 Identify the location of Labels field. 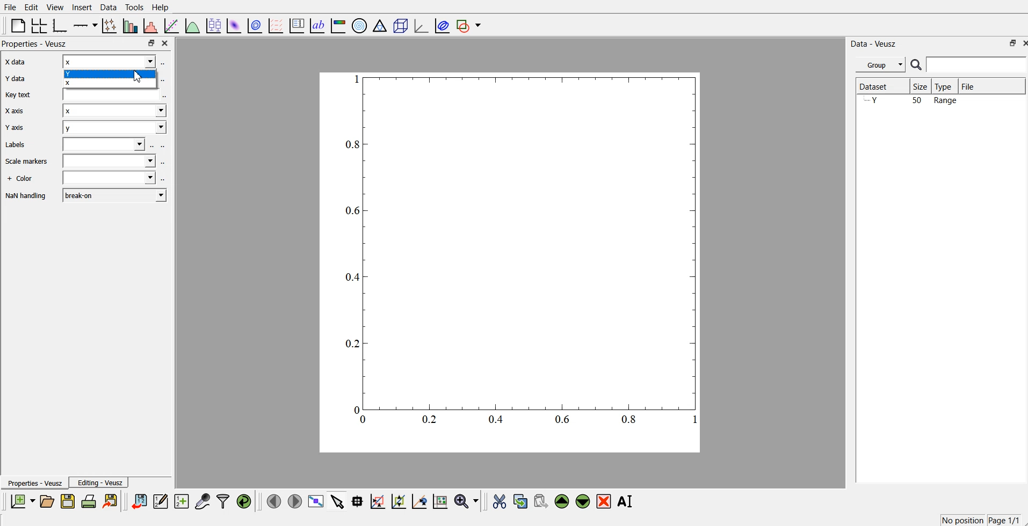
(105, 145).